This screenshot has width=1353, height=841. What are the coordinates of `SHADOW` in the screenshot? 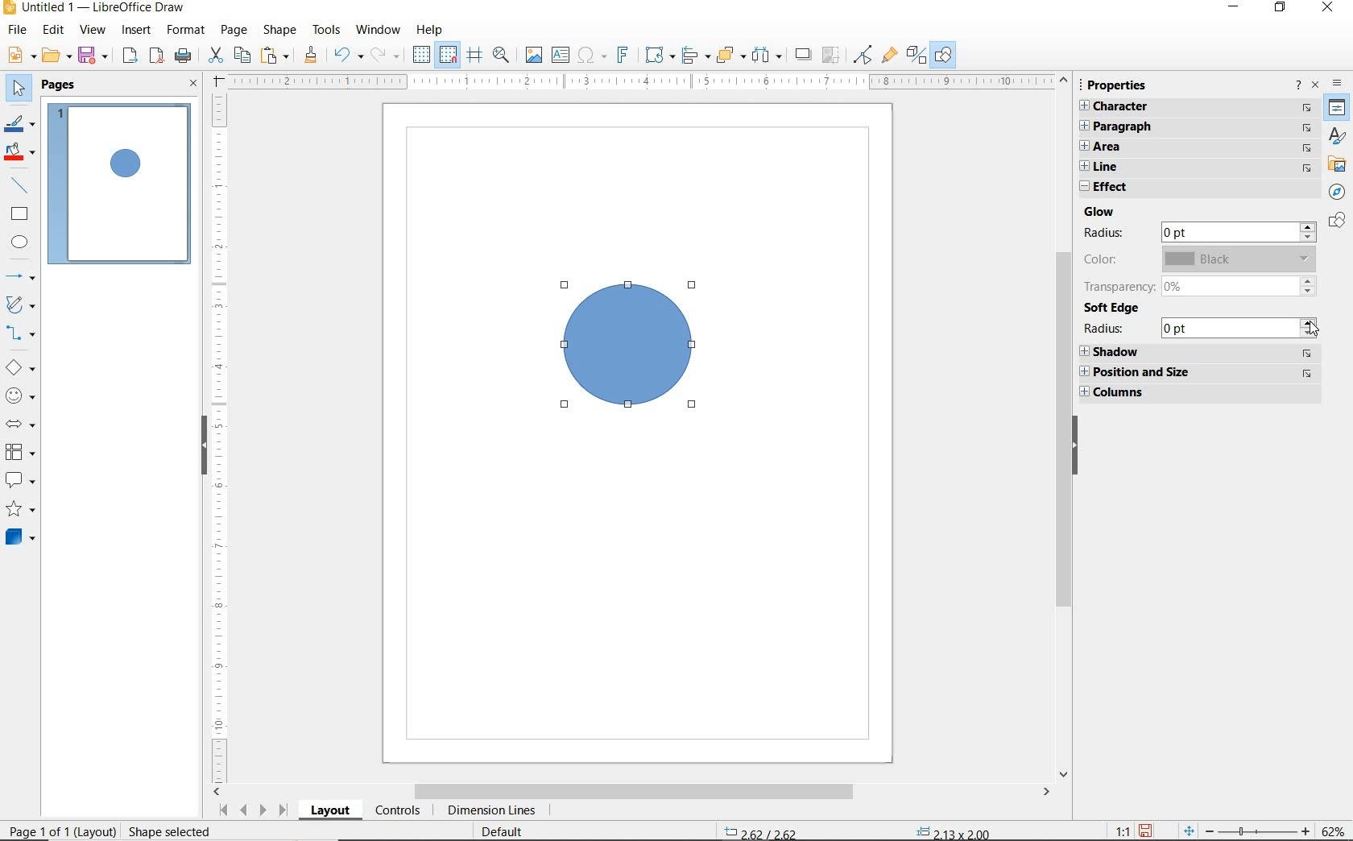 It's located at (1196, 352).